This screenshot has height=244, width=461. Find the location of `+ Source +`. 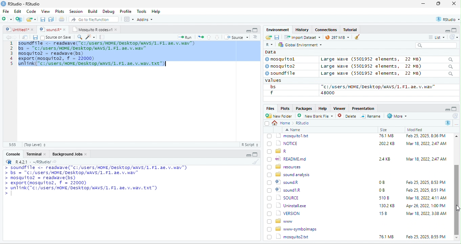

+ Source + is located at coordinates (236, 37).